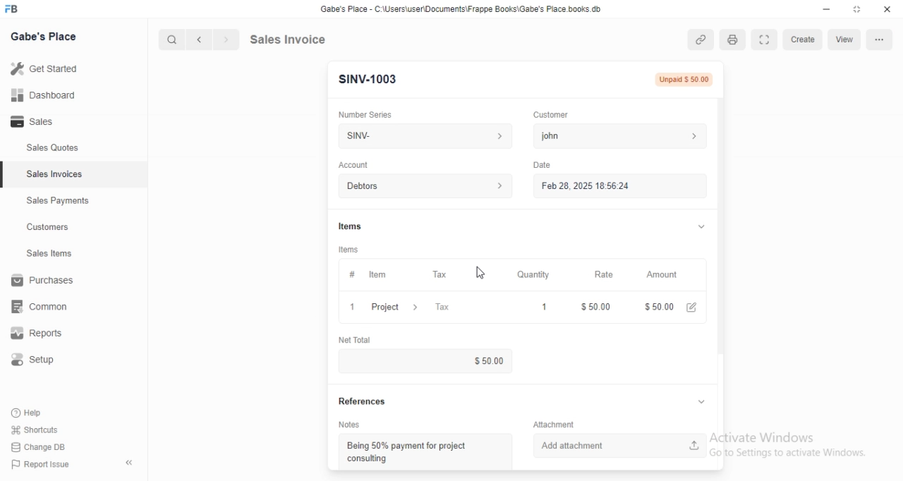  I want to click on Account, so click(428, 186).